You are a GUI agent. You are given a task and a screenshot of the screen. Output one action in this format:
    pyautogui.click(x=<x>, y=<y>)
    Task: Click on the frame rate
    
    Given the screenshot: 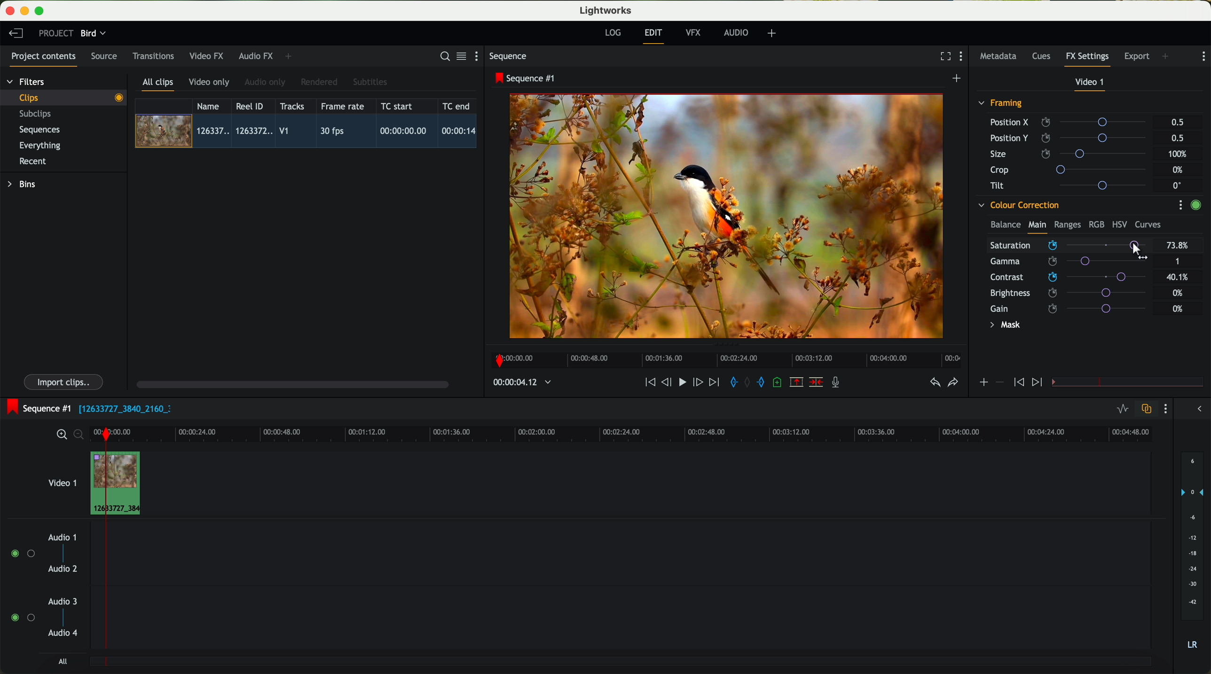 What is the action you would take?
    pyautogui.click(x=343, y=107)
    